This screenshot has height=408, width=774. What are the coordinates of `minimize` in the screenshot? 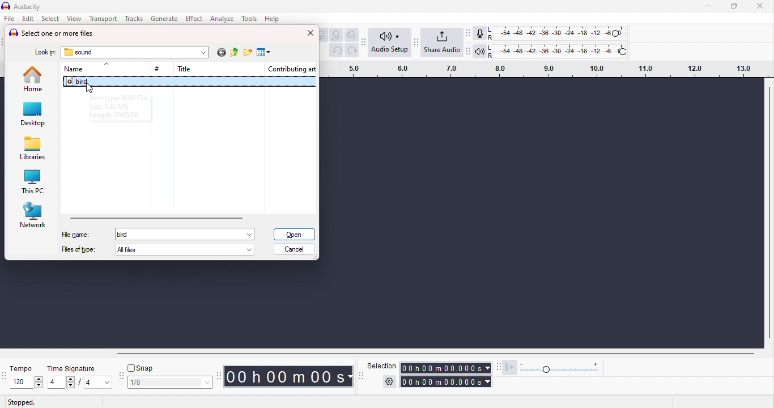 It's located at (708, 7).